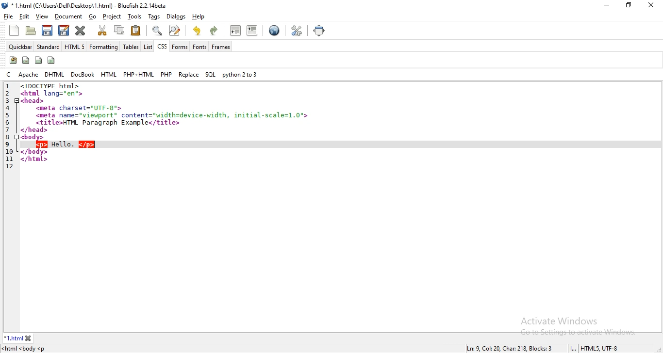 The width and height of the screenshot is (663, 353). I want to click on create stylesheet, so click(13, 61).